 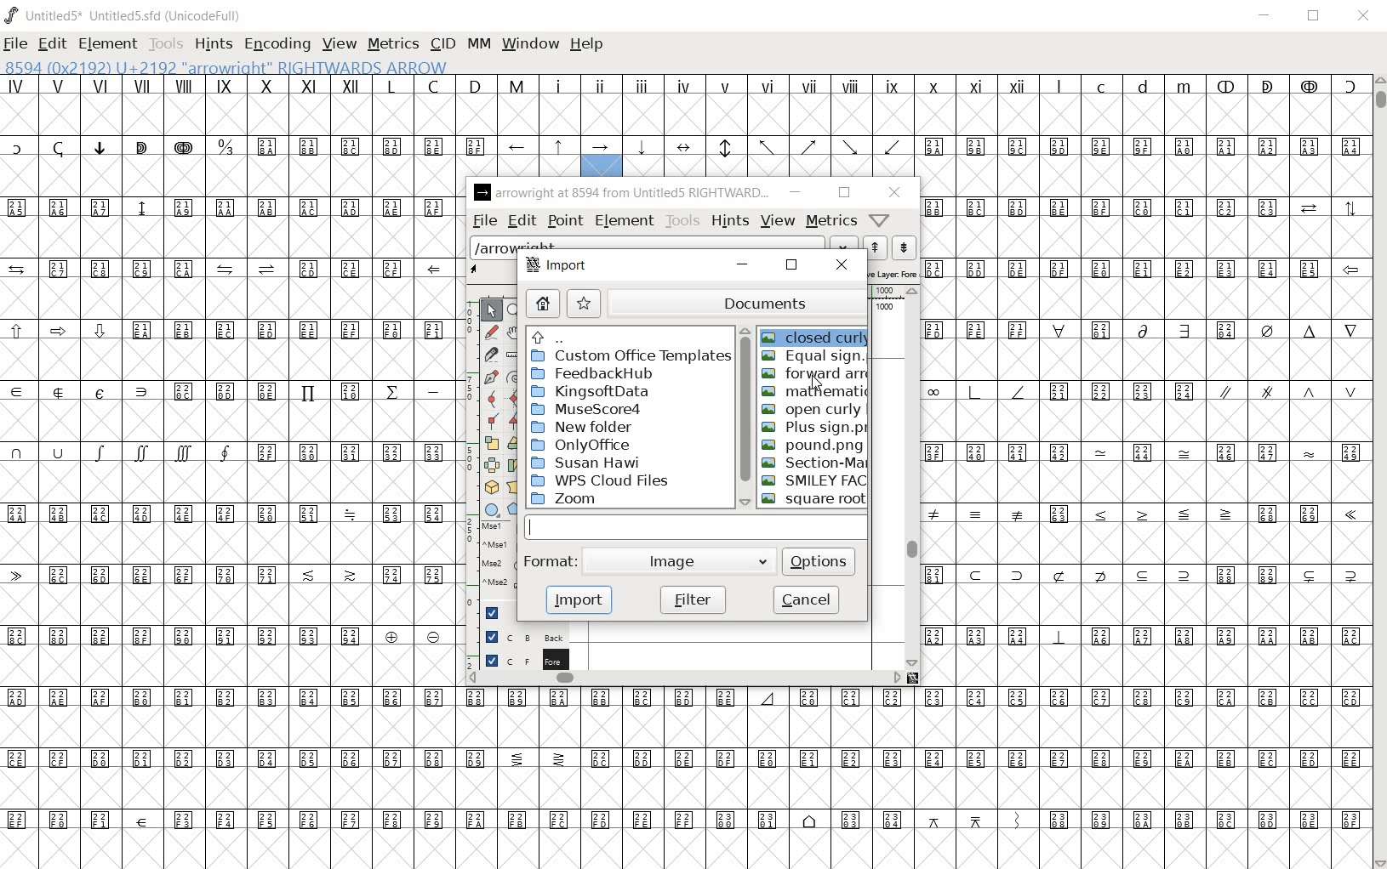 I want to click on HELP, so click(x=591, y=45).